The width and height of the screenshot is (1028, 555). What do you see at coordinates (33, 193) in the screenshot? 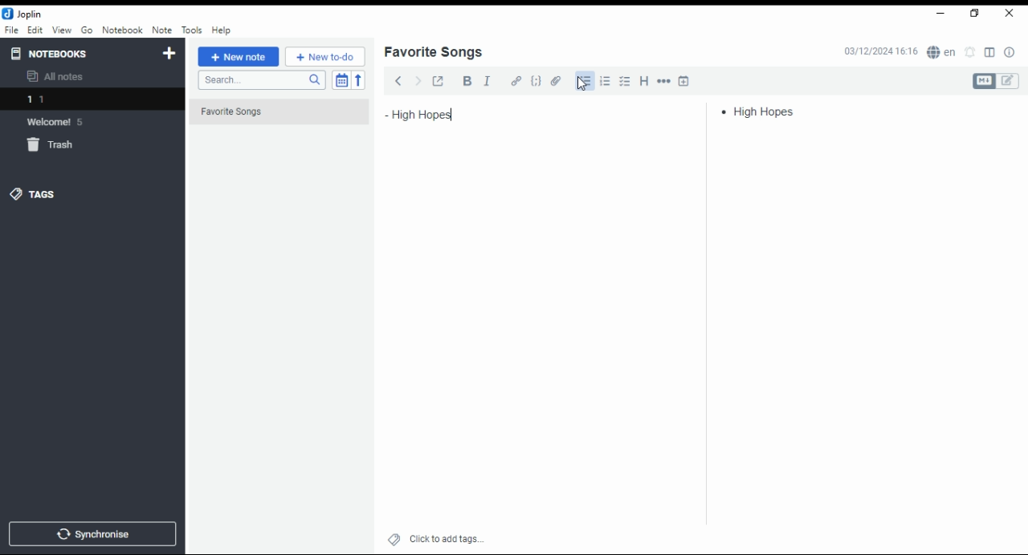
I see `tags` at bounding box center [33, 193].